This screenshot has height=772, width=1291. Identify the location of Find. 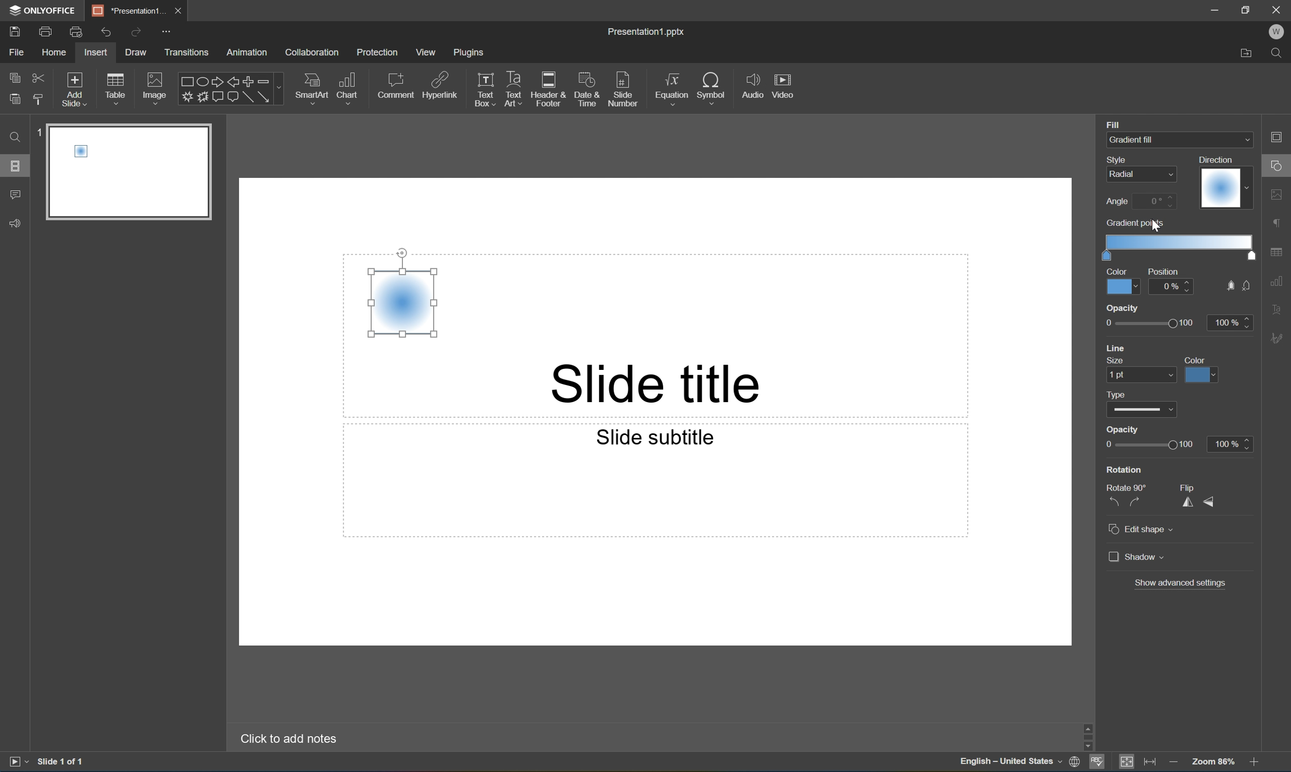
(1279, 55).